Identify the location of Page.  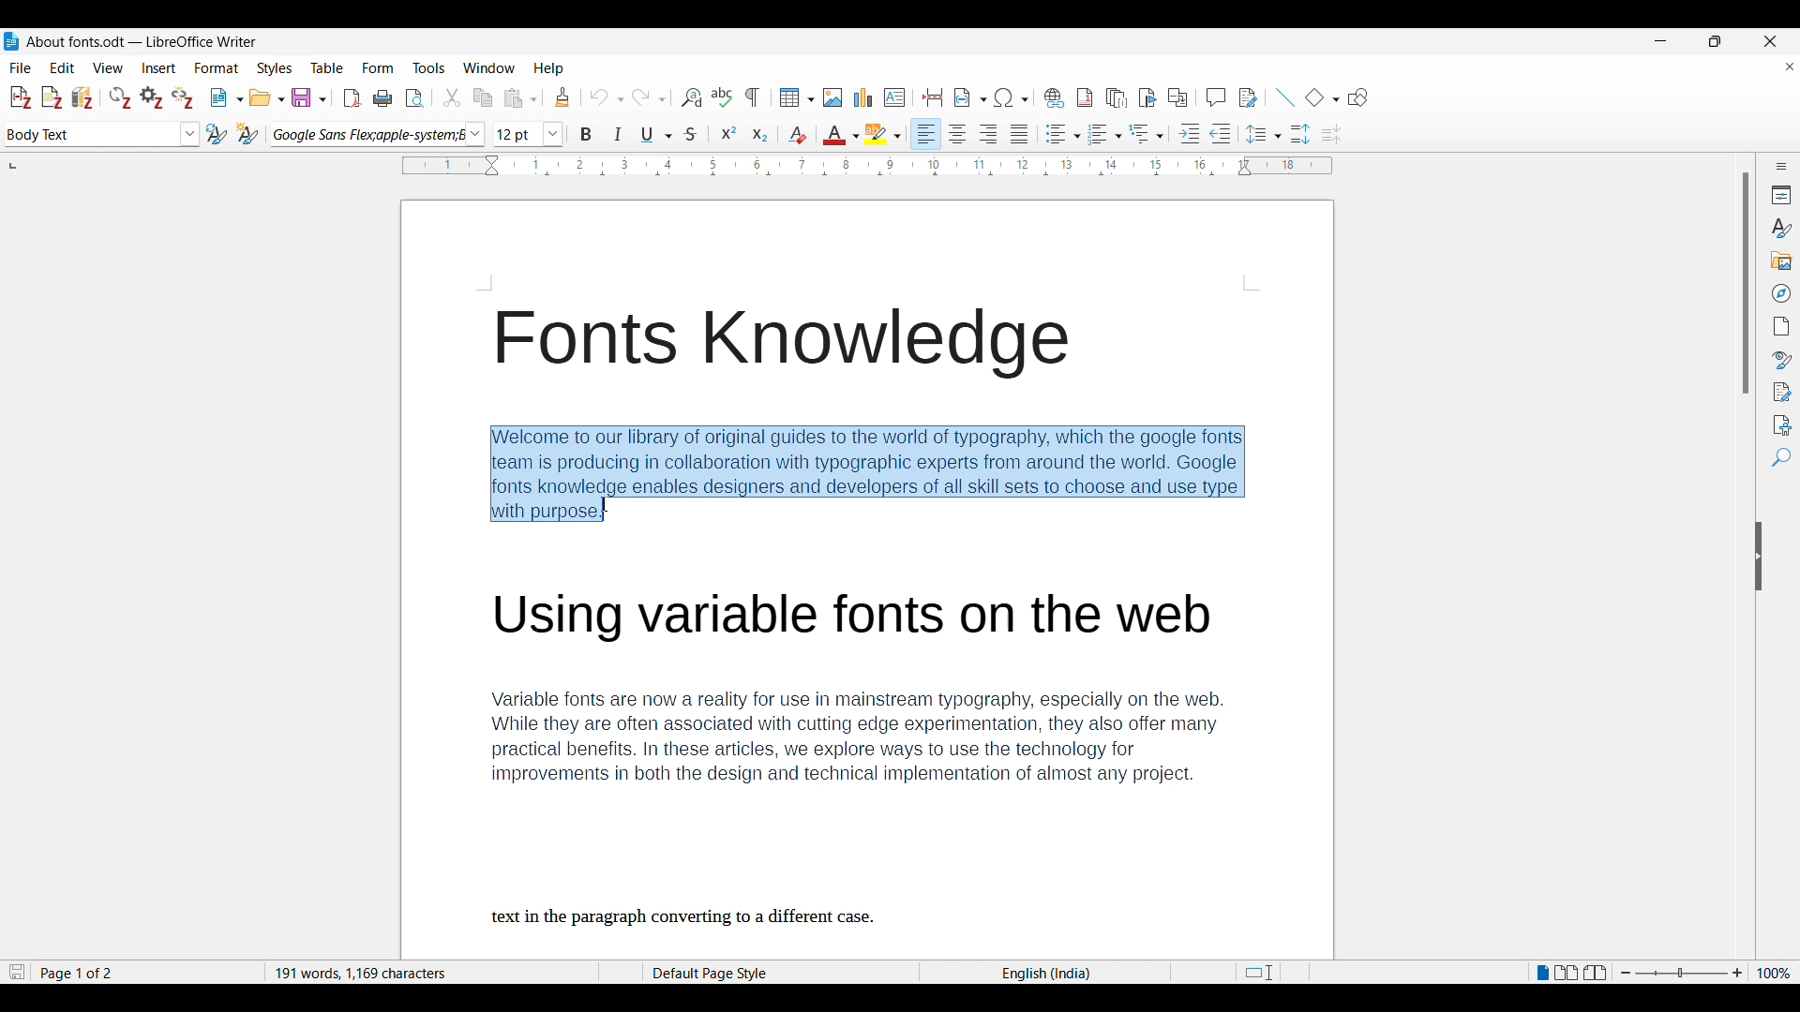
(1781, 326).